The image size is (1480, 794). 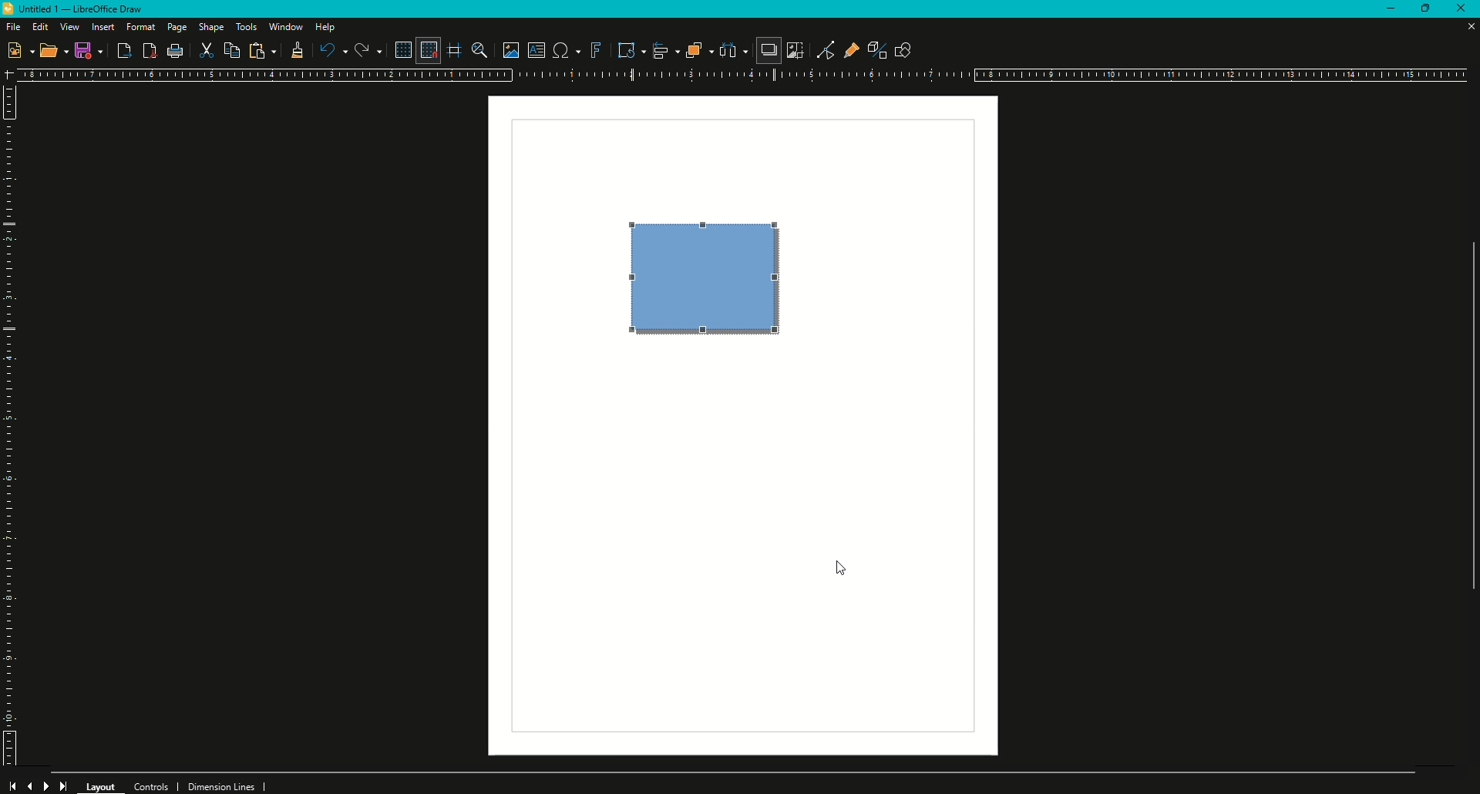 What do you see at coordinates (103, 27) in the screenshot?
I see `Insert` at bounding box center [103, 27].